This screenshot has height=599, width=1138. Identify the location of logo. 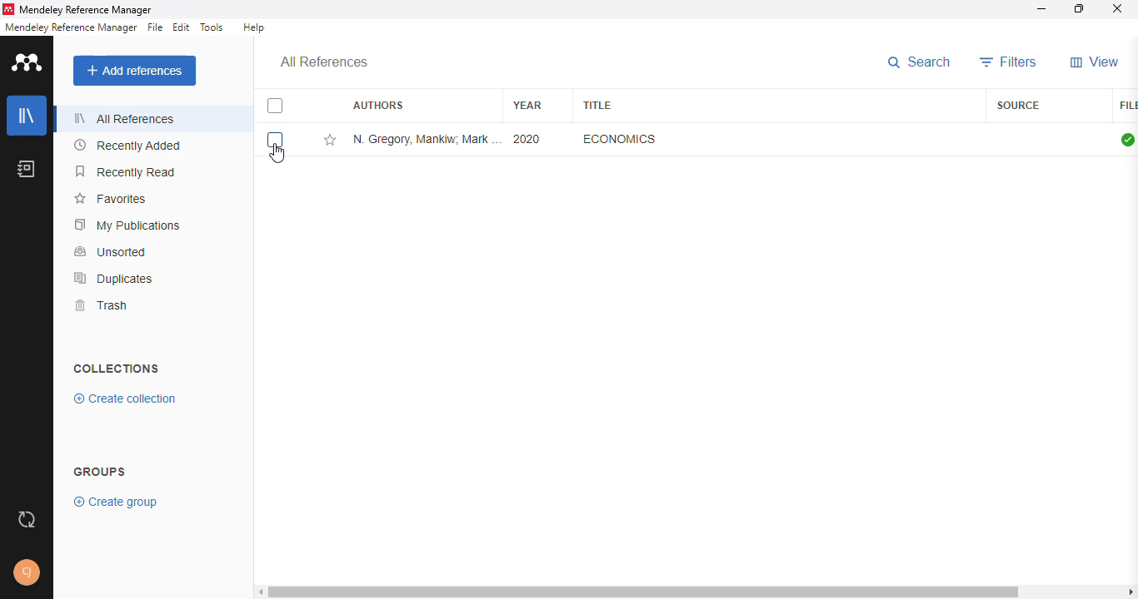
(27, 62).